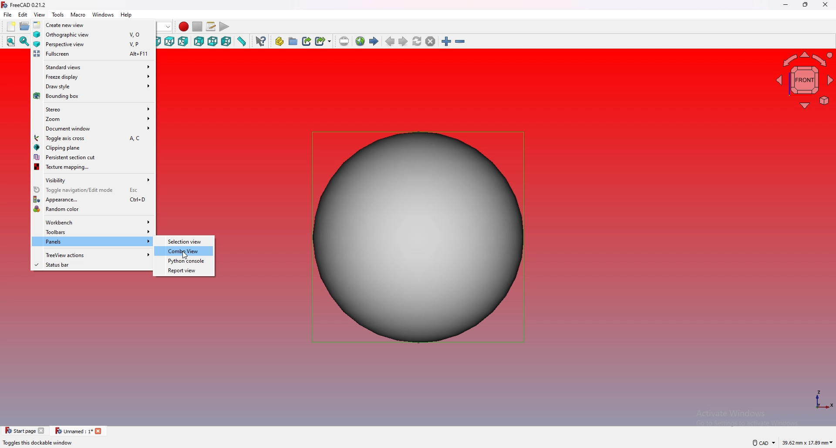 Image resolution: width=836 pixels, height=448 pixels. I want to click on zoom, so click(93, 119).